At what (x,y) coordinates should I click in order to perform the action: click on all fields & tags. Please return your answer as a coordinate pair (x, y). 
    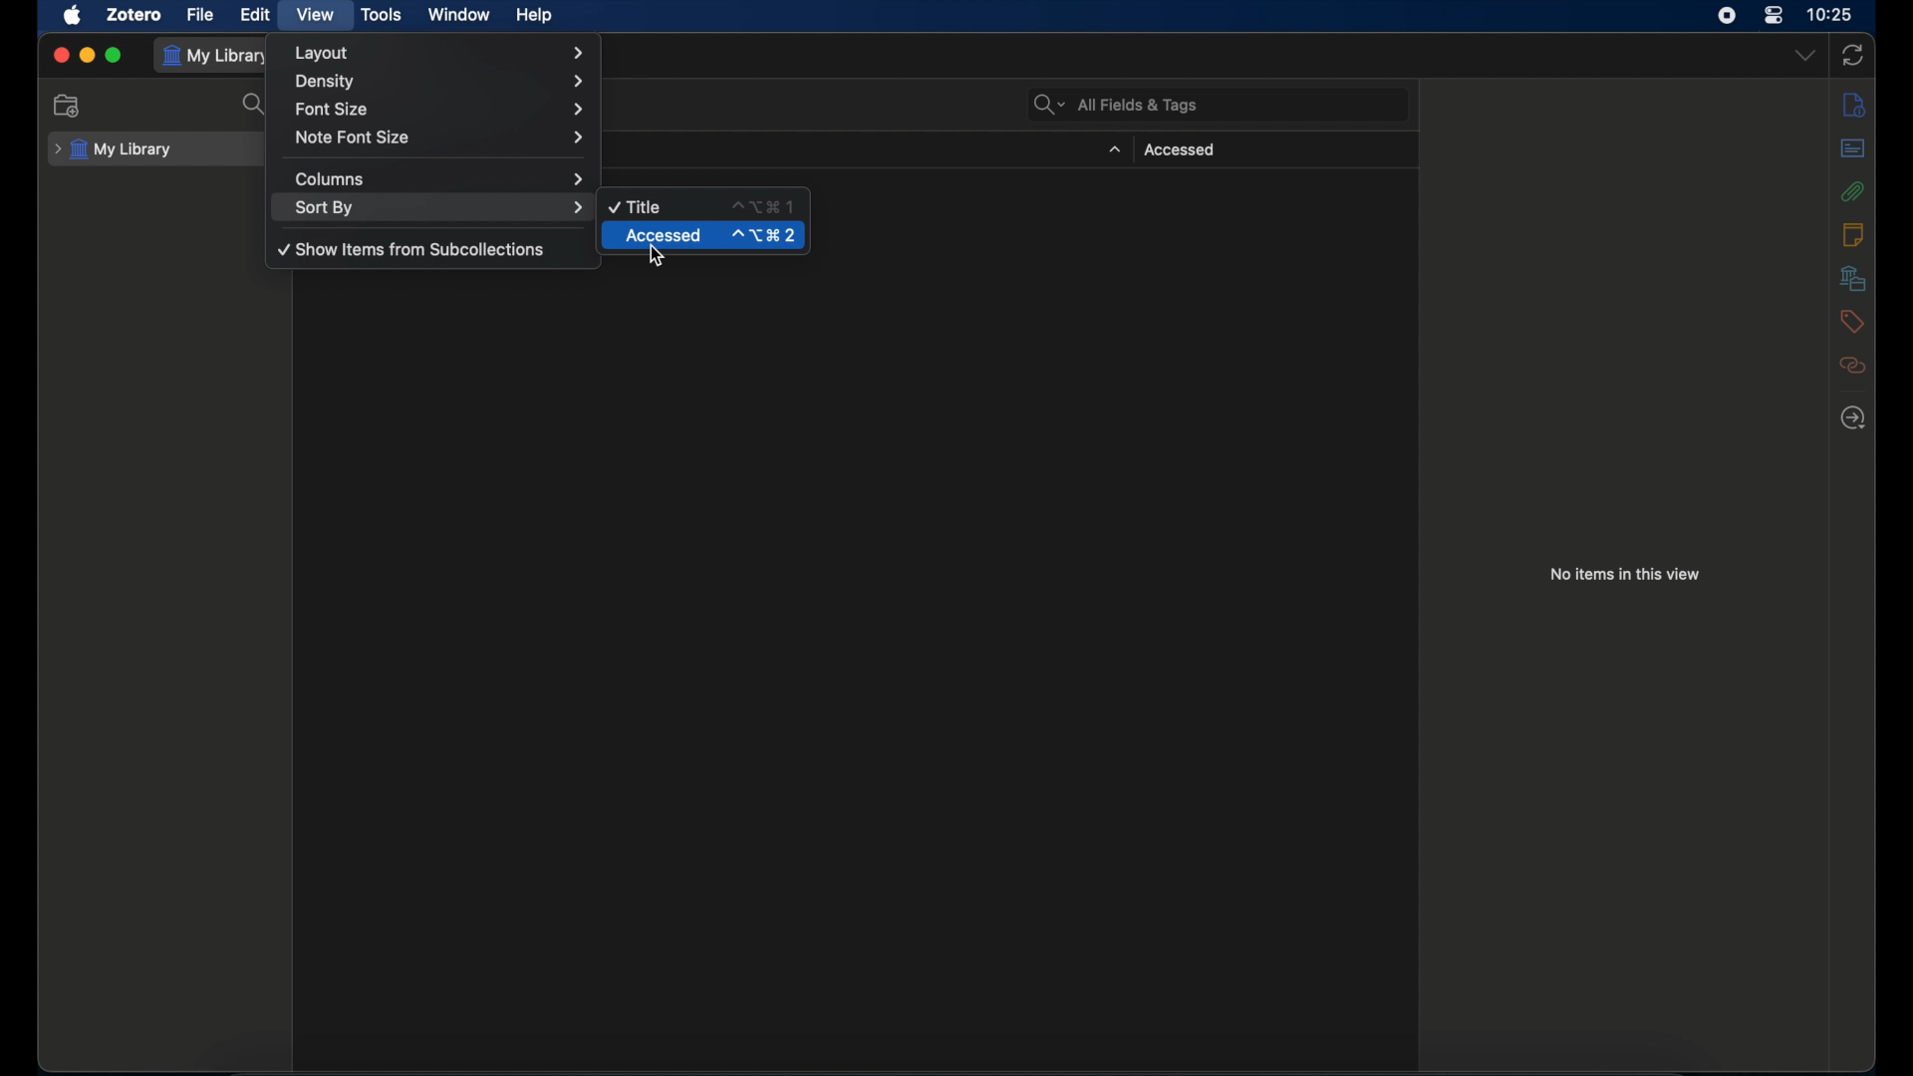
    Looking at the image, I should click on (1114, 105).